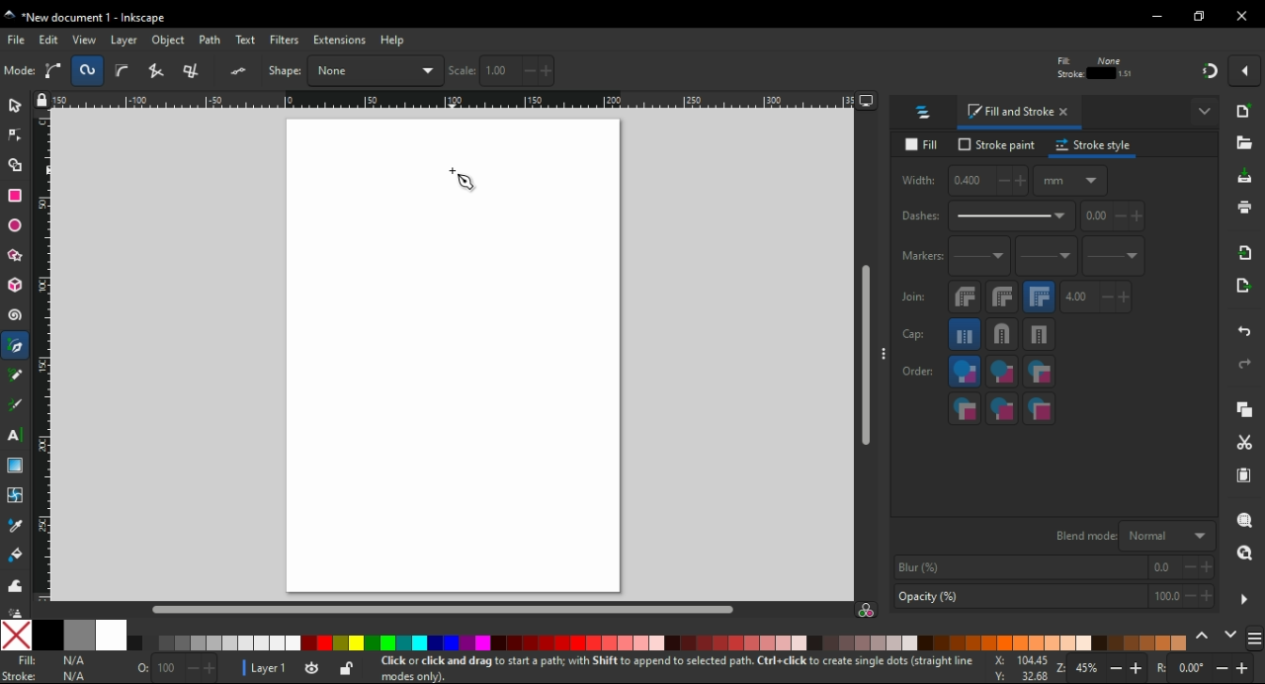 The height and width of the screenshot is (684, 1265). Describe the element at coordinates (1091, 71) in the screenshot. I see `when scaling rectangles, scale the radii of rounded corners` at that location.